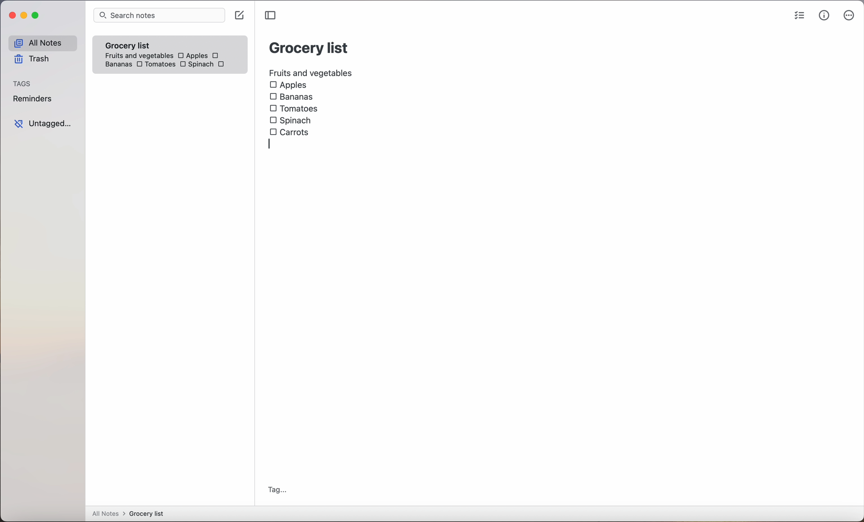 Image resolution: width=864 pixels, height=522 pixels. What do you see at coordinates (37, 16) in the screenshot?
I see `maximize Simplenote` at bounding box center [37, 16].